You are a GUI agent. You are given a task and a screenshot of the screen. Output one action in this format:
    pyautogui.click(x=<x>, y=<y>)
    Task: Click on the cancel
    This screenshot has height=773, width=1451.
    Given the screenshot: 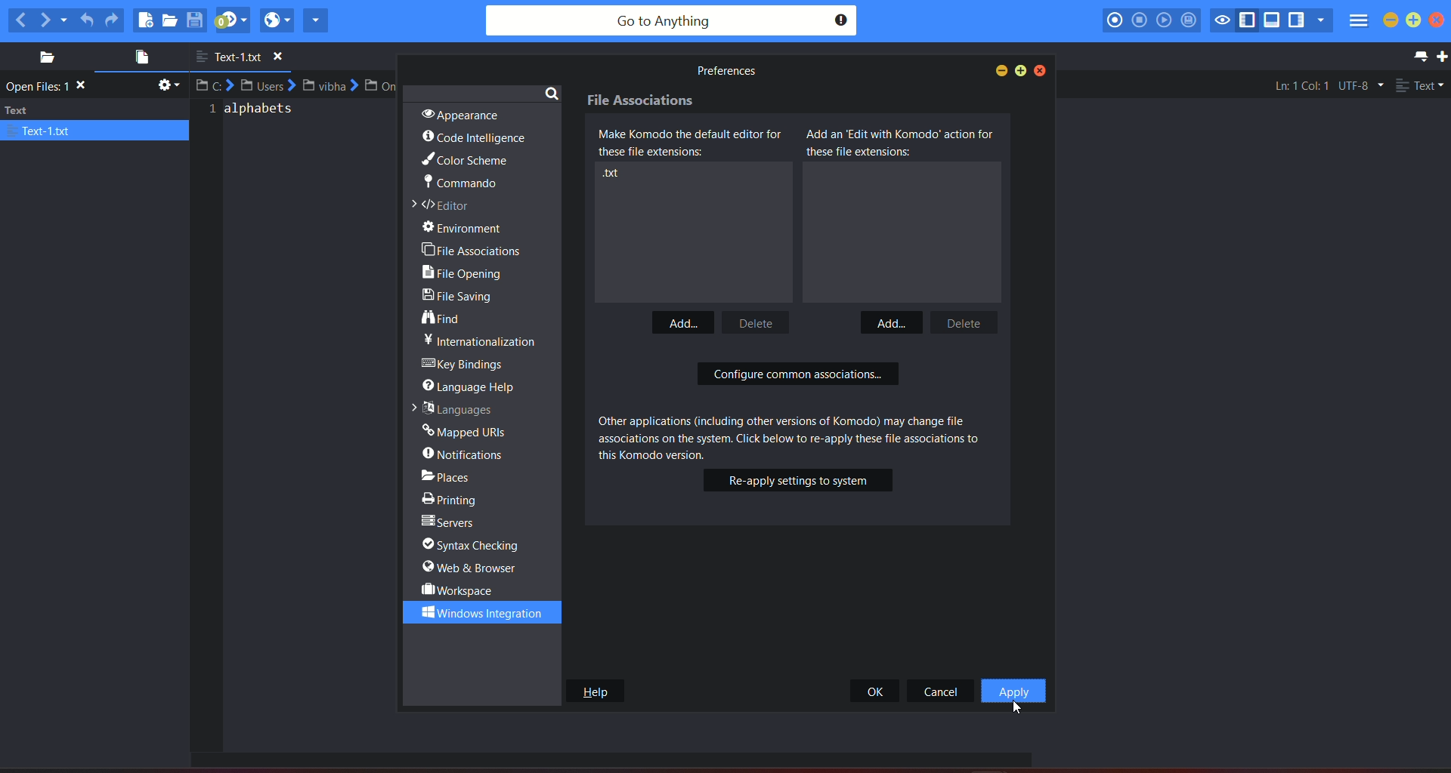 What is the action you would take?
    pyautogui.click(x=942, y=691)
    